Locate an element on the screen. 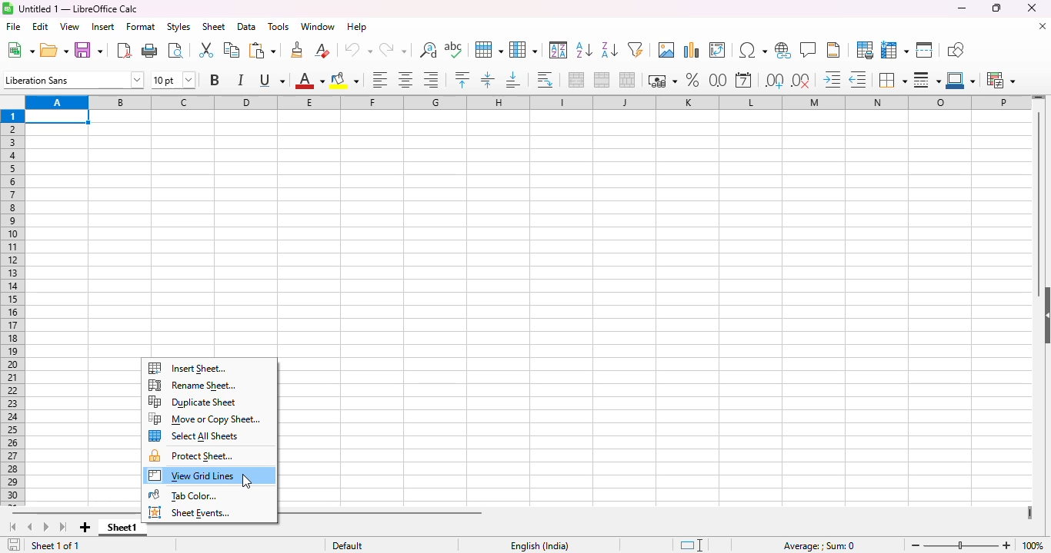 This screenshot has width=1051, height=553. row is located at coordinates (489, 49).